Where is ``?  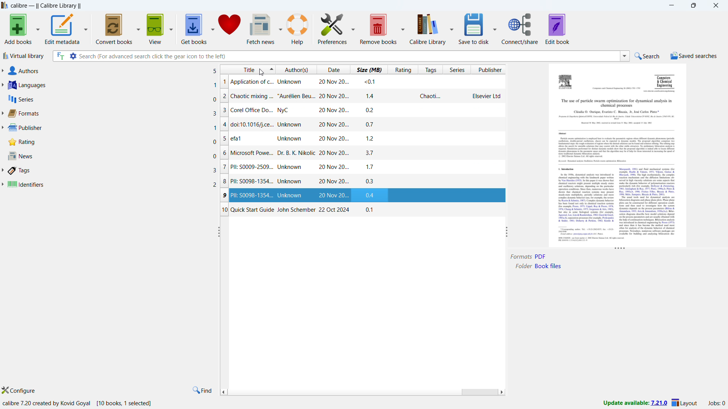
 is located at coordinates (665, 81).